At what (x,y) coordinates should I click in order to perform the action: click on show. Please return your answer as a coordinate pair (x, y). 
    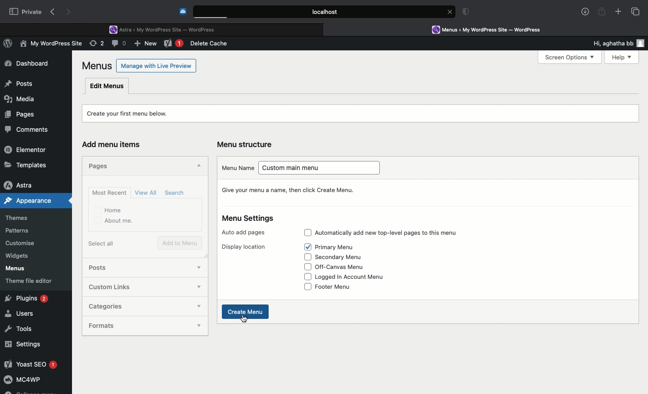
    Looking at the image, I should click on (198, 307).